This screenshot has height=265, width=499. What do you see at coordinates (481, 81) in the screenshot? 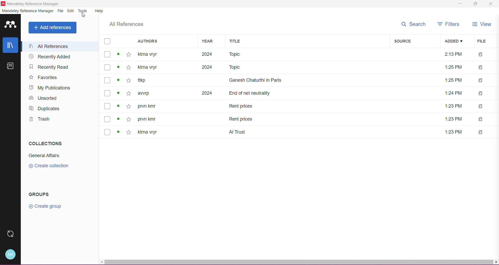
I see `file` at bounding box center [481, 81].